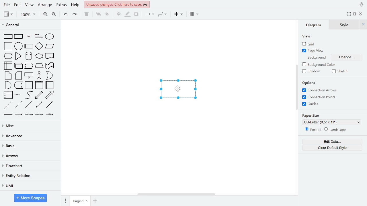  I want to click on text, so click(317, 57).